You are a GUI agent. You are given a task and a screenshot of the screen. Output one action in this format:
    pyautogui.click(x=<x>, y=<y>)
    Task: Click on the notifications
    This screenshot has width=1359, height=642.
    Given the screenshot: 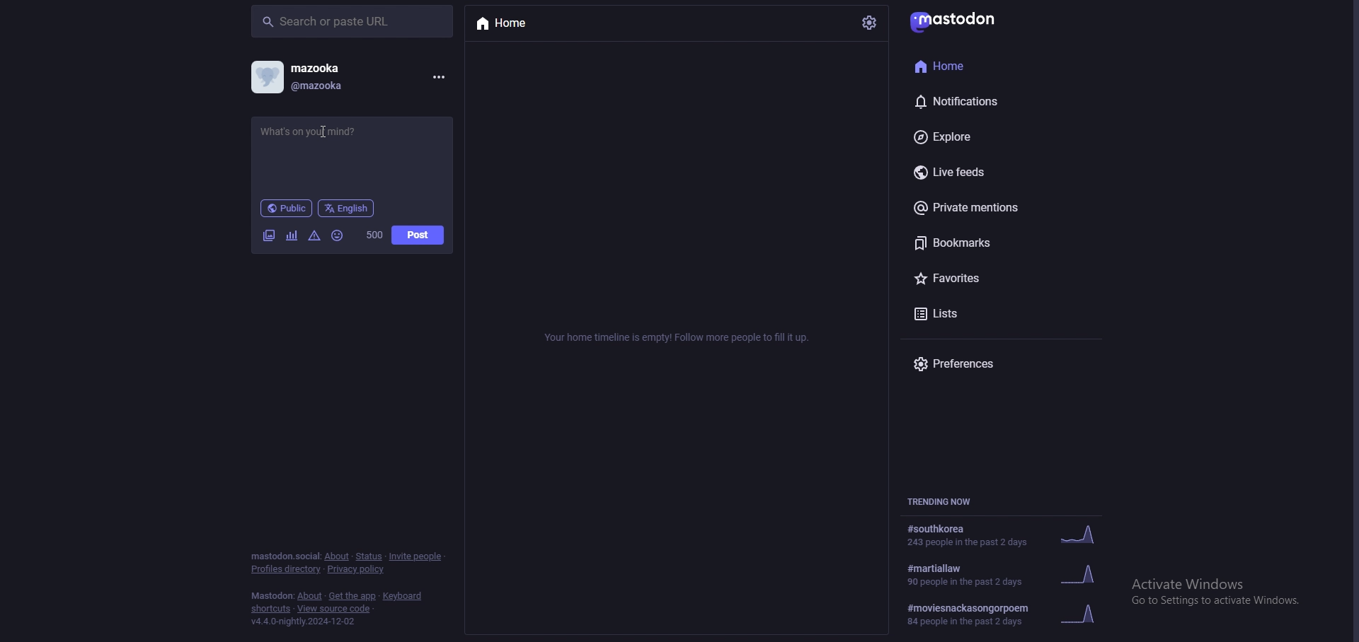 What is the action you would take?
    pyautogui.click(x=977, y=102)
    